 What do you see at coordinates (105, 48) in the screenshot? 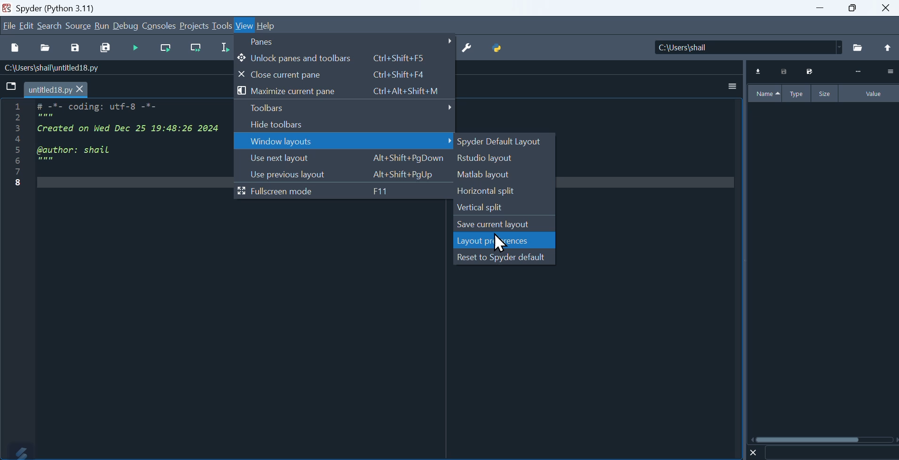
I see `Save all` at bounding box center [105, 48].